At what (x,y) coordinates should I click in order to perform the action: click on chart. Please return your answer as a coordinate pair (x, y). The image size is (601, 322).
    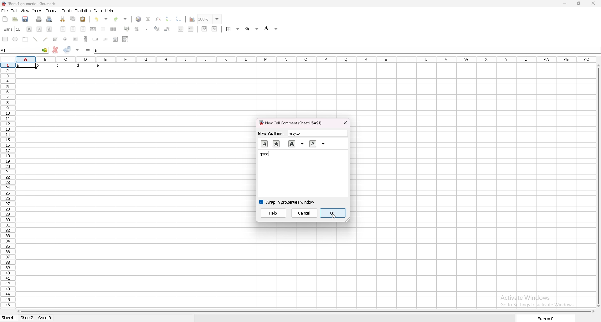
    Looking at the image, I should click on (192, 19).